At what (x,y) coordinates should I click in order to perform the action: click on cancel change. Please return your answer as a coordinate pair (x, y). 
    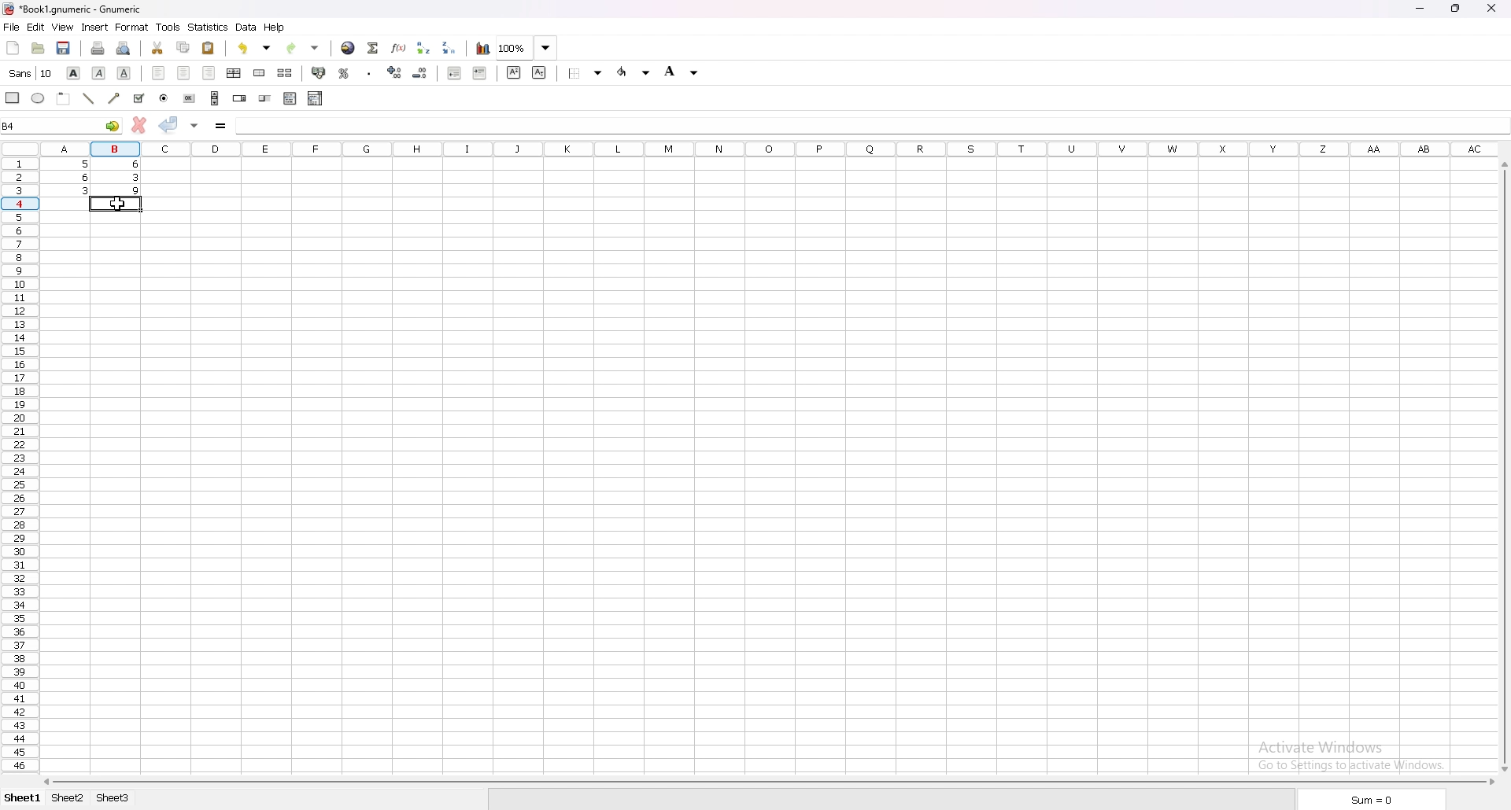
    Looking at the image, I should click on (138, 127).